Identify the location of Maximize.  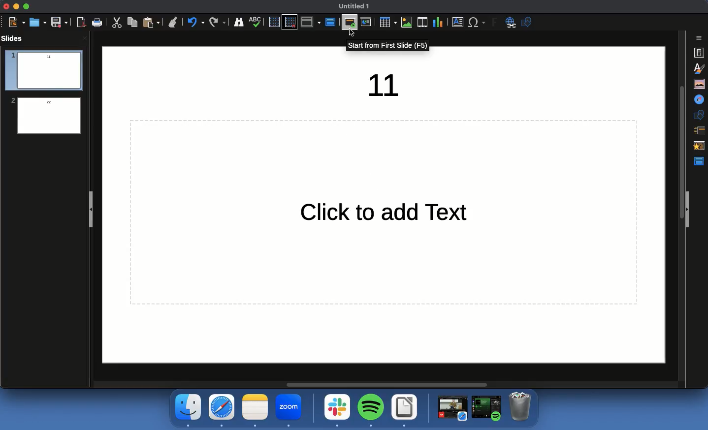
(28, 5).